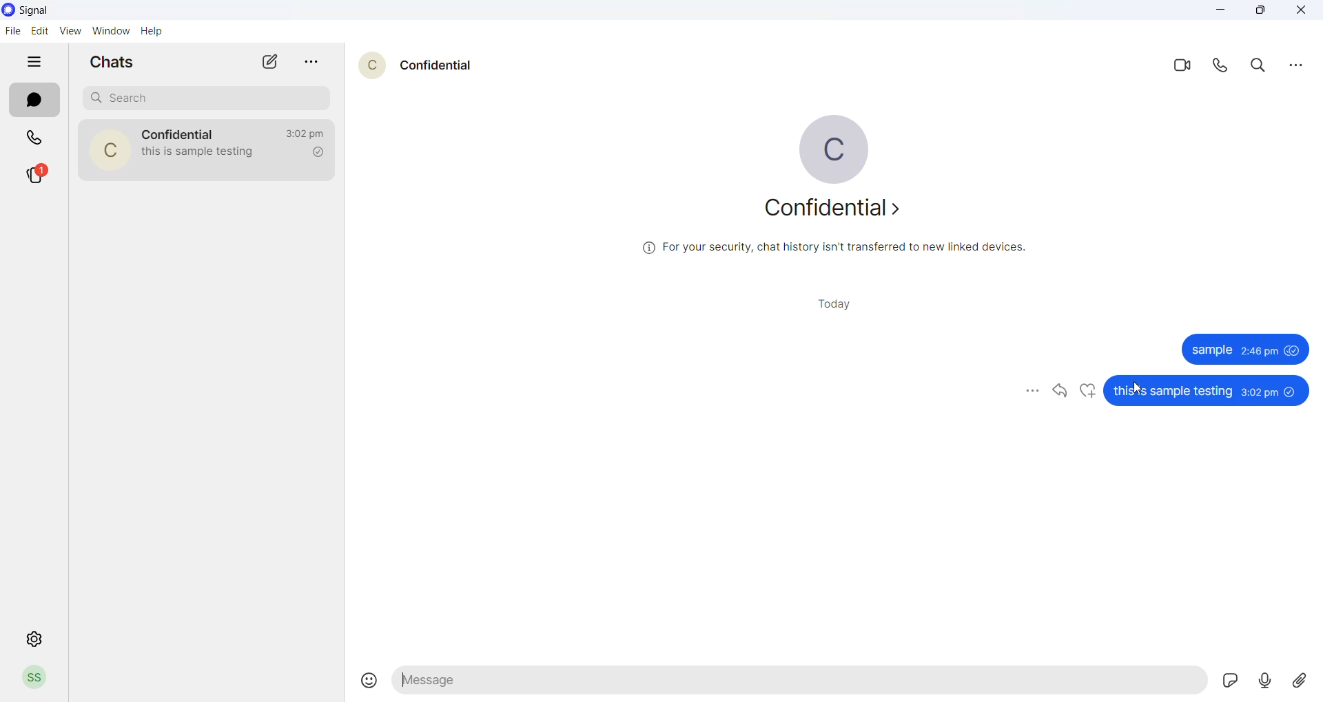 This screenshot has width=1323, height=702. Describe the element at coordinates (180, 133) in the screenshot. I see `contact name` at that location.